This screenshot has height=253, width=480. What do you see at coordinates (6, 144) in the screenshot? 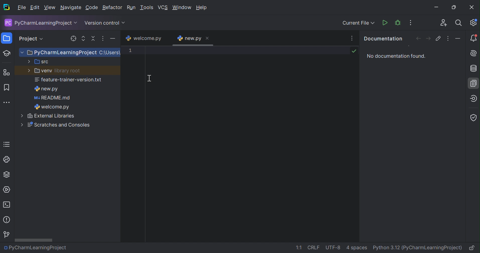
I see `TODO` at bounding box center [6, 144].